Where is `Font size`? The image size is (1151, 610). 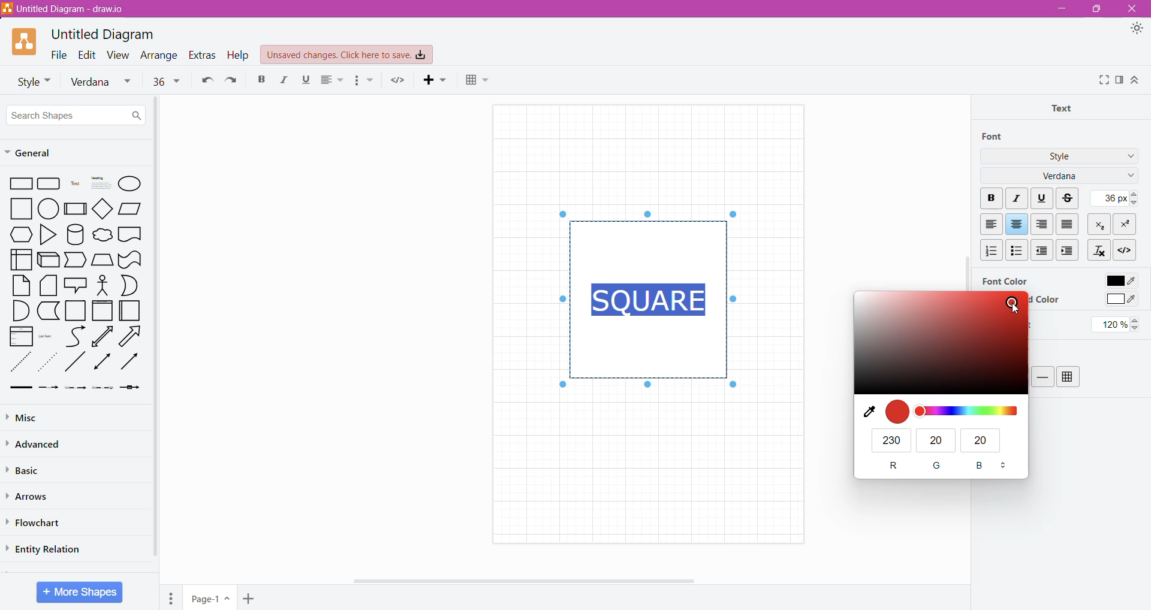 Font size is located at coordinates (166, 80).